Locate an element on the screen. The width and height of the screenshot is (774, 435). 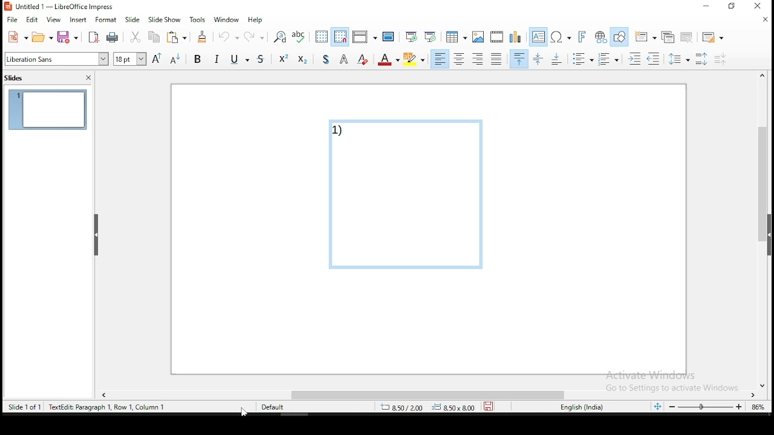
set line spacing is located at coordinates (681, 60).